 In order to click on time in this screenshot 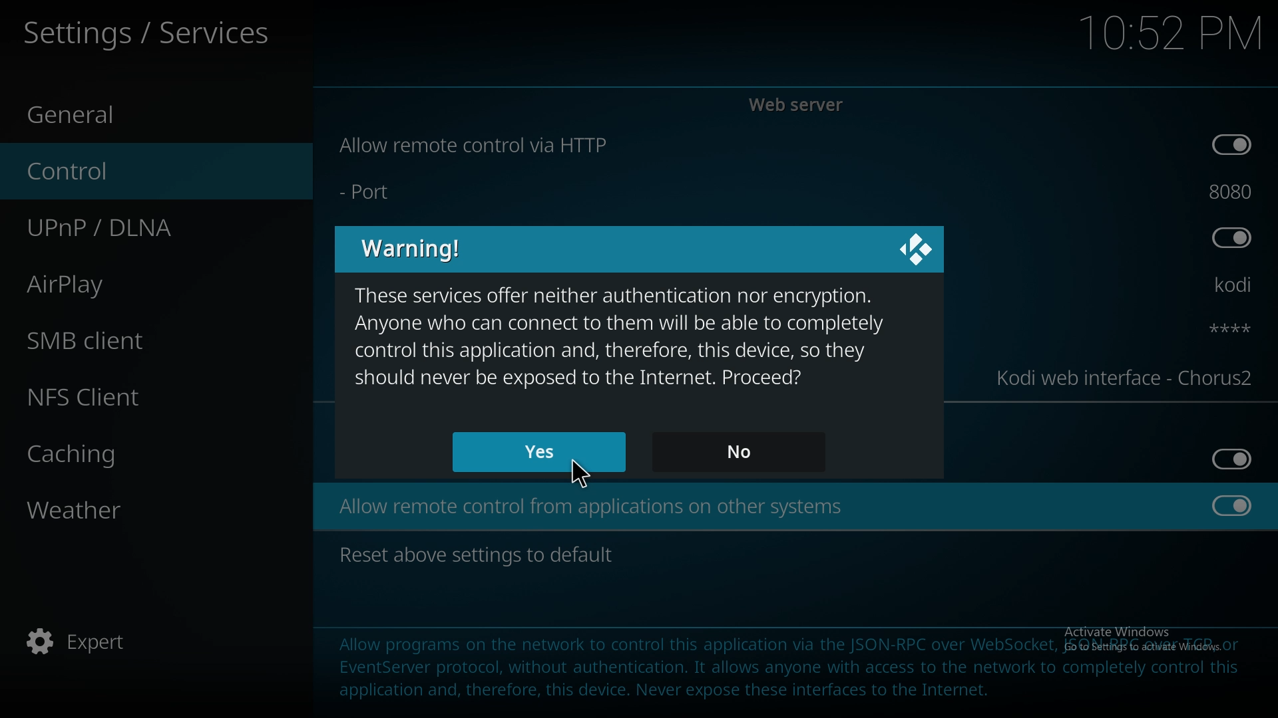, I will do `click(1170, 32)`.